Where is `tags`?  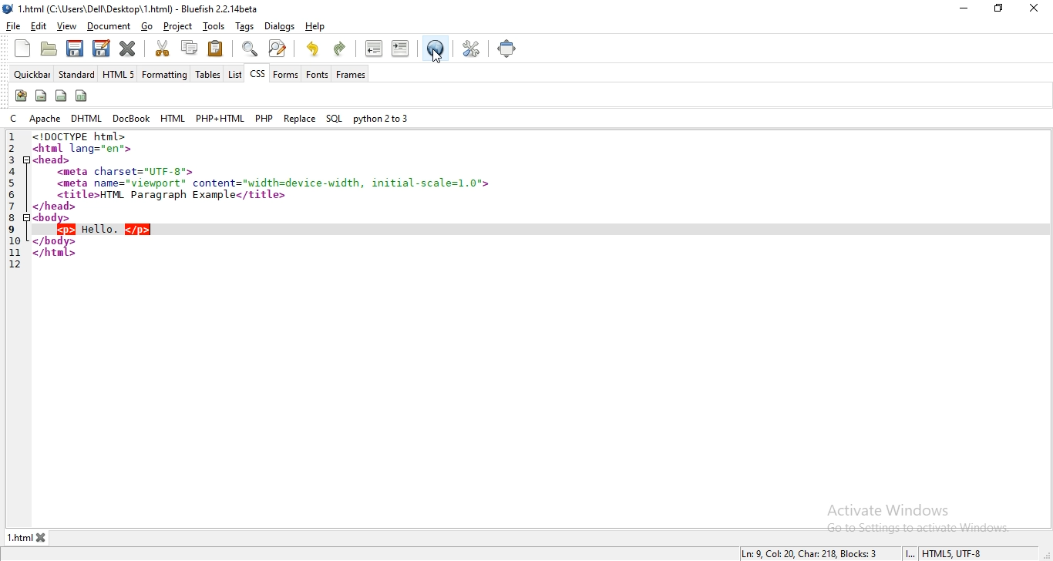 tags is located at coordinates (244, 25).